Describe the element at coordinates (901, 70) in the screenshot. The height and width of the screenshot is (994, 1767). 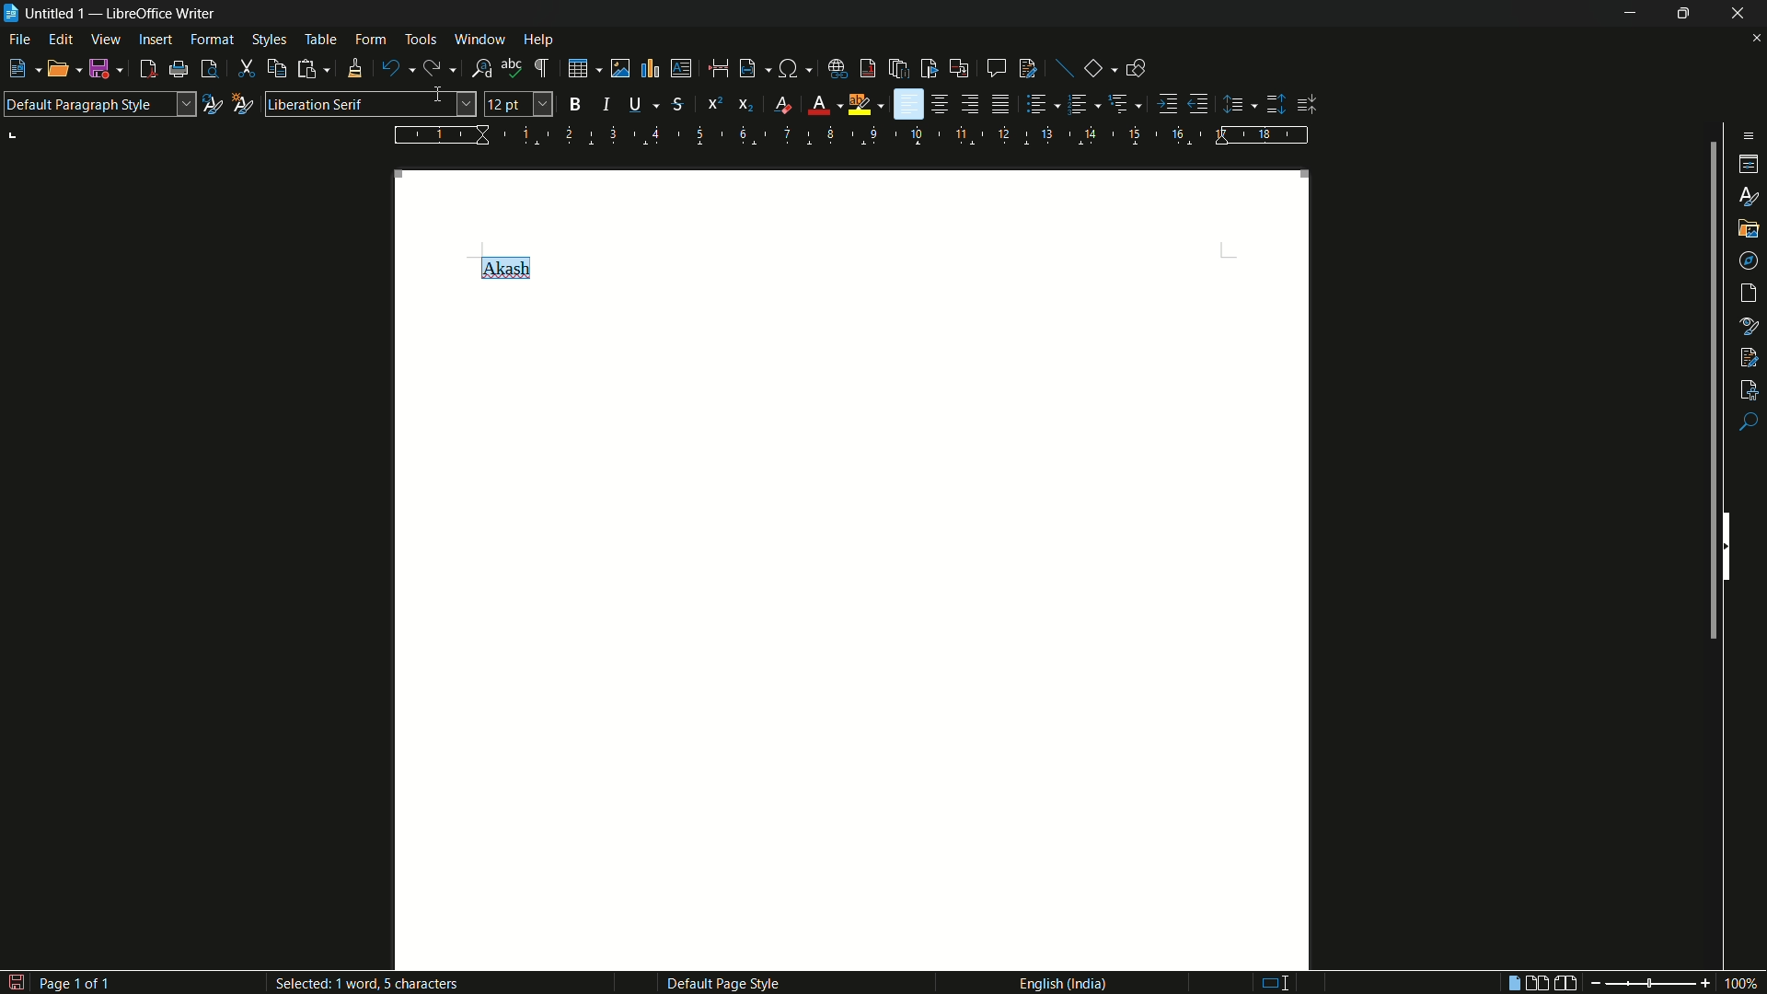
I see `insert end note` at that location.